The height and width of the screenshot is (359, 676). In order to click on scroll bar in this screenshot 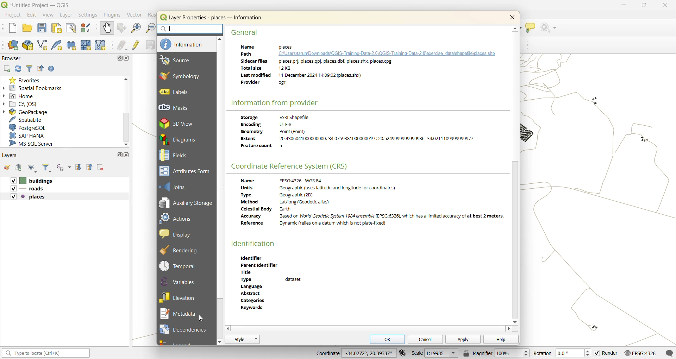, I will do `click(515, 240)`.